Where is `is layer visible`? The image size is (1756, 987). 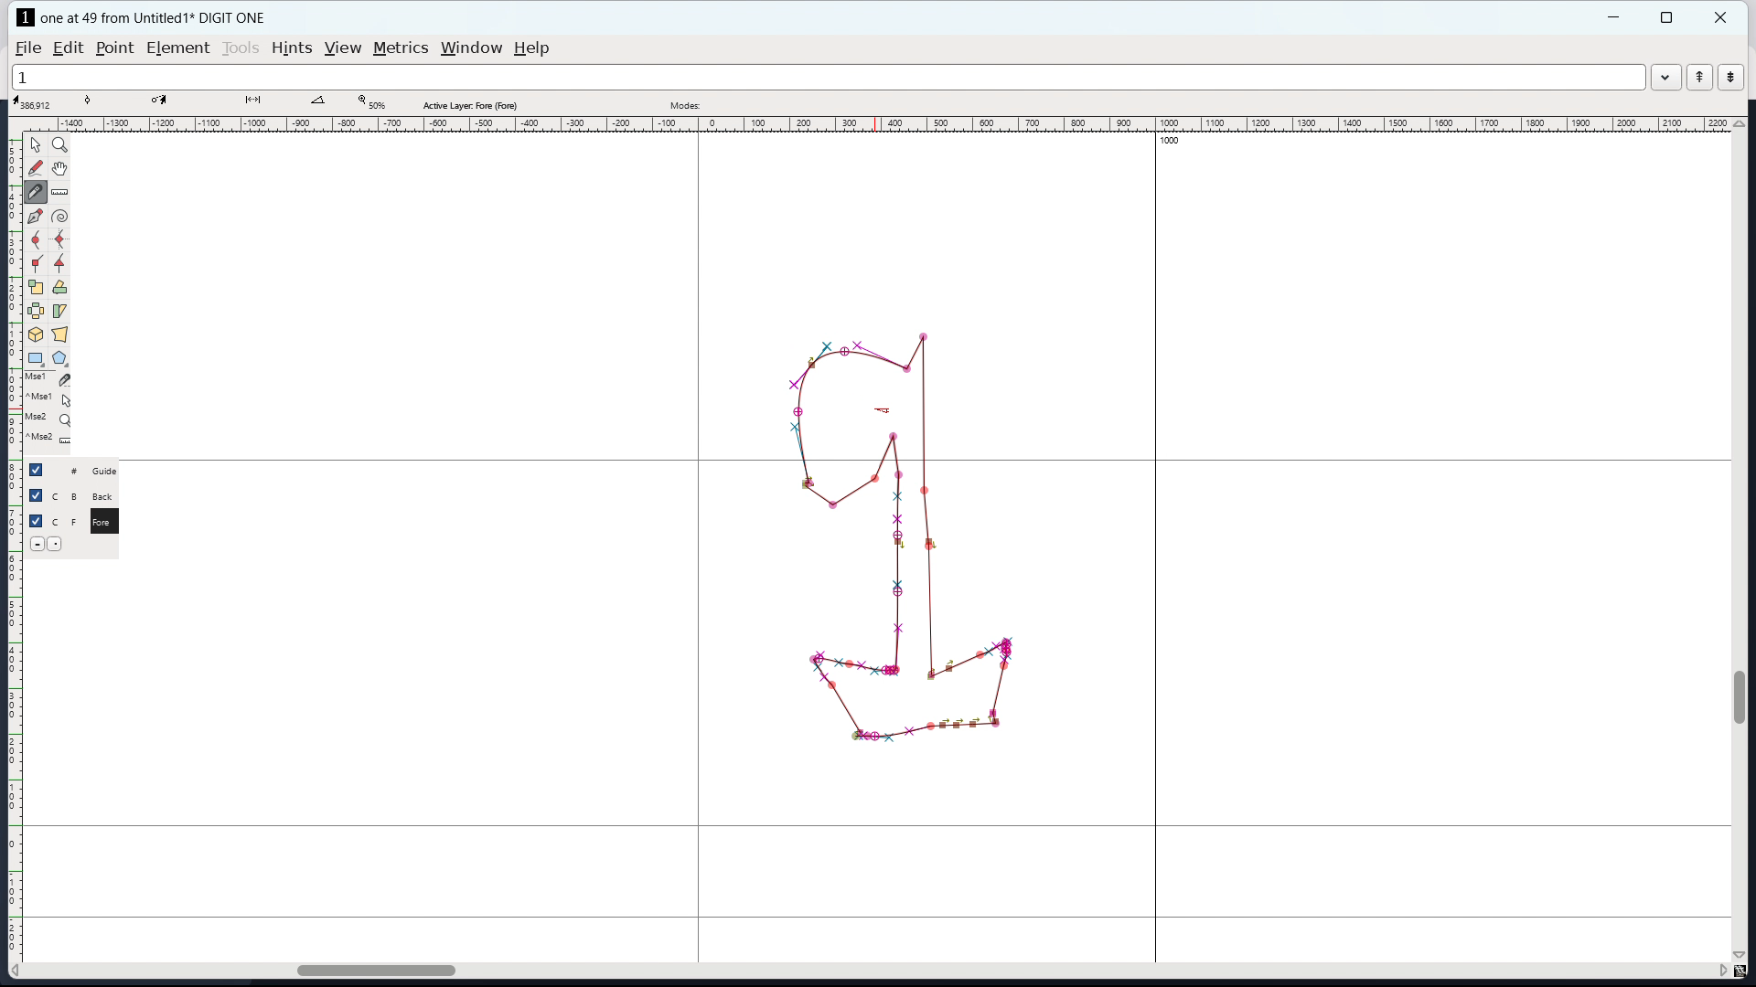 is layer visible is located at coordinates (36, 470).